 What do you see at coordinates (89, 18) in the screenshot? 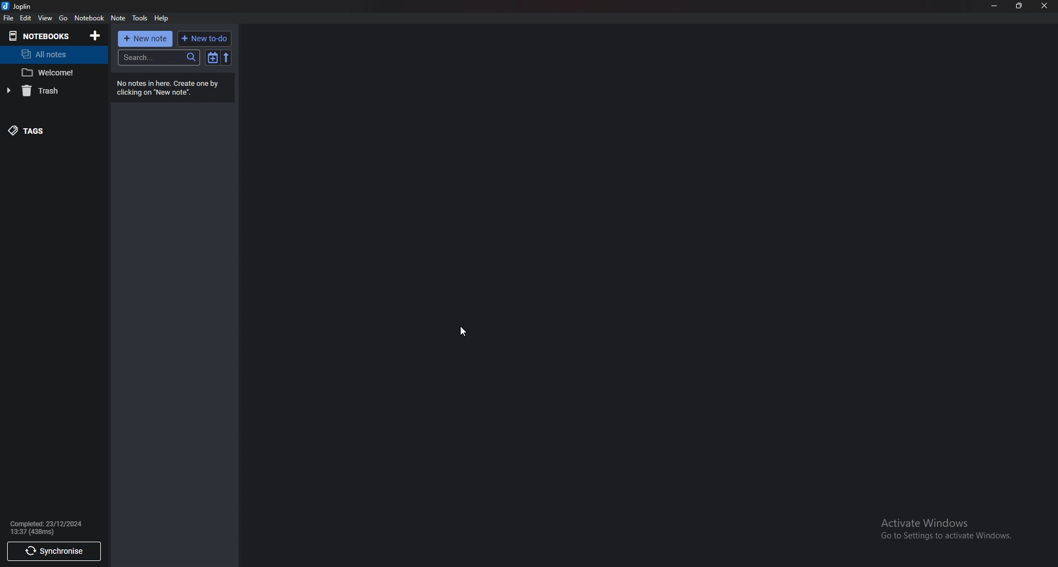
I see `Notebook` at bounding box center [89, 18].